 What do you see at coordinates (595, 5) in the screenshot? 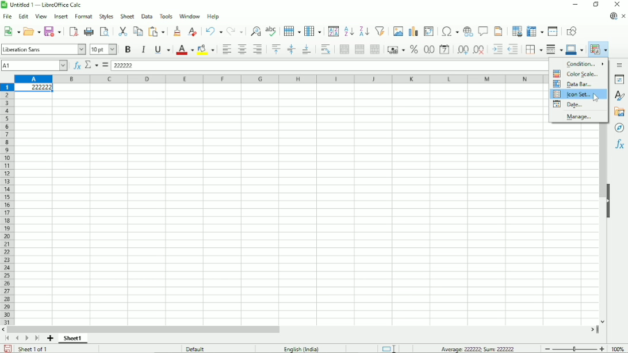
I see `Restore down` at bounding box center [595, 5].